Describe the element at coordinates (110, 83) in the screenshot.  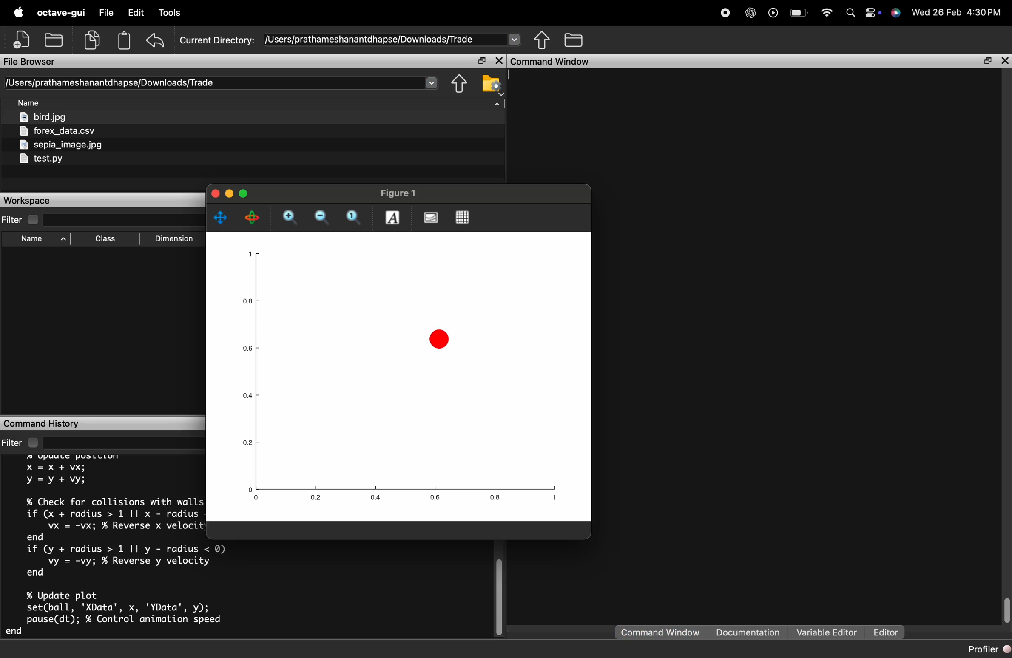
I see `/Users/prathameshanantdhapse/Downloads/Trade` at that location.